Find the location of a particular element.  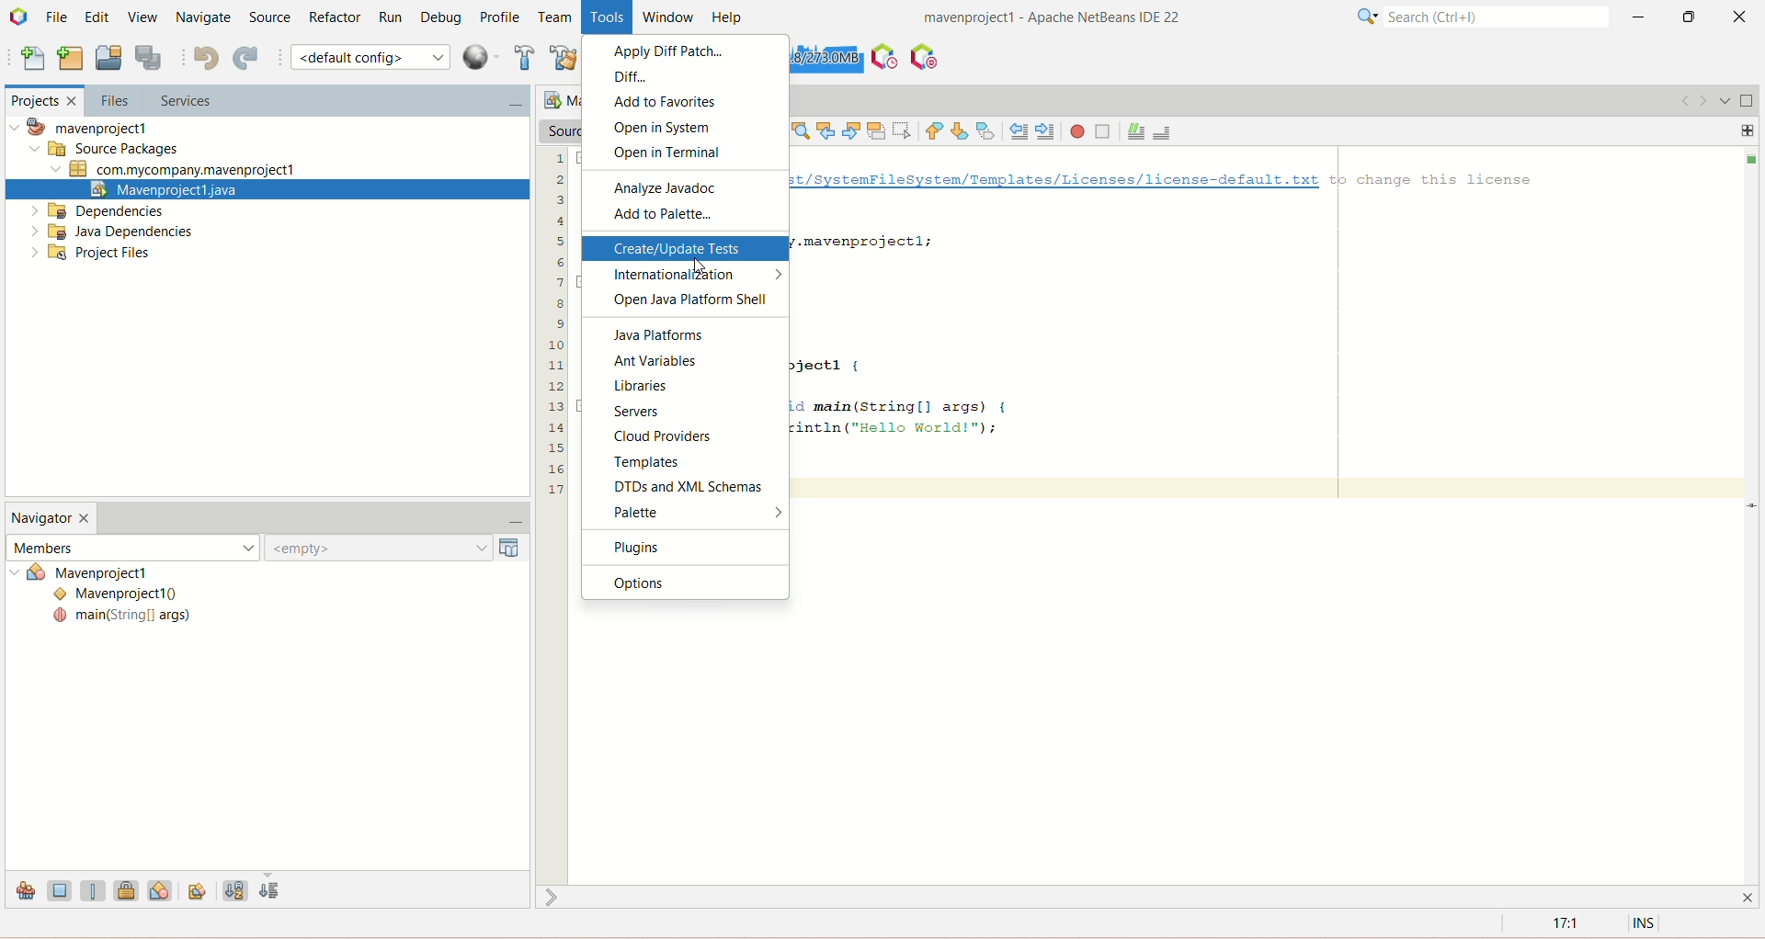

source package is located at coordinates (100, 150).